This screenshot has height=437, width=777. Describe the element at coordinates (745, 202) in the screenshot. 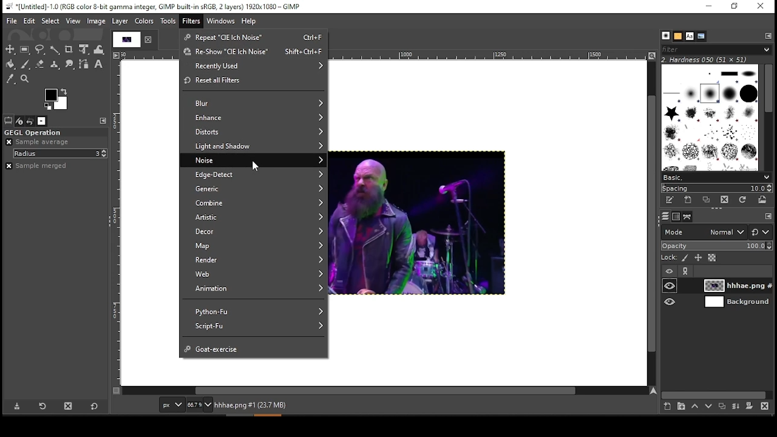

I see `refresh brushes` at that location.